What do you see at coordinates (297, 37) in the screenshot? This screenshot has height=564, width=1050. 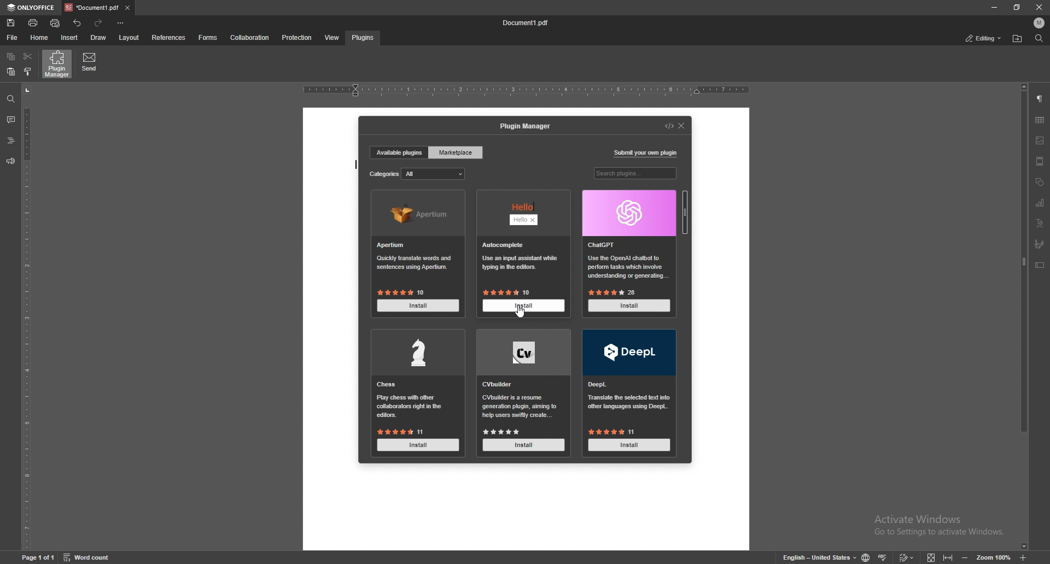 I see `protection` at bounding box center [297, 37].